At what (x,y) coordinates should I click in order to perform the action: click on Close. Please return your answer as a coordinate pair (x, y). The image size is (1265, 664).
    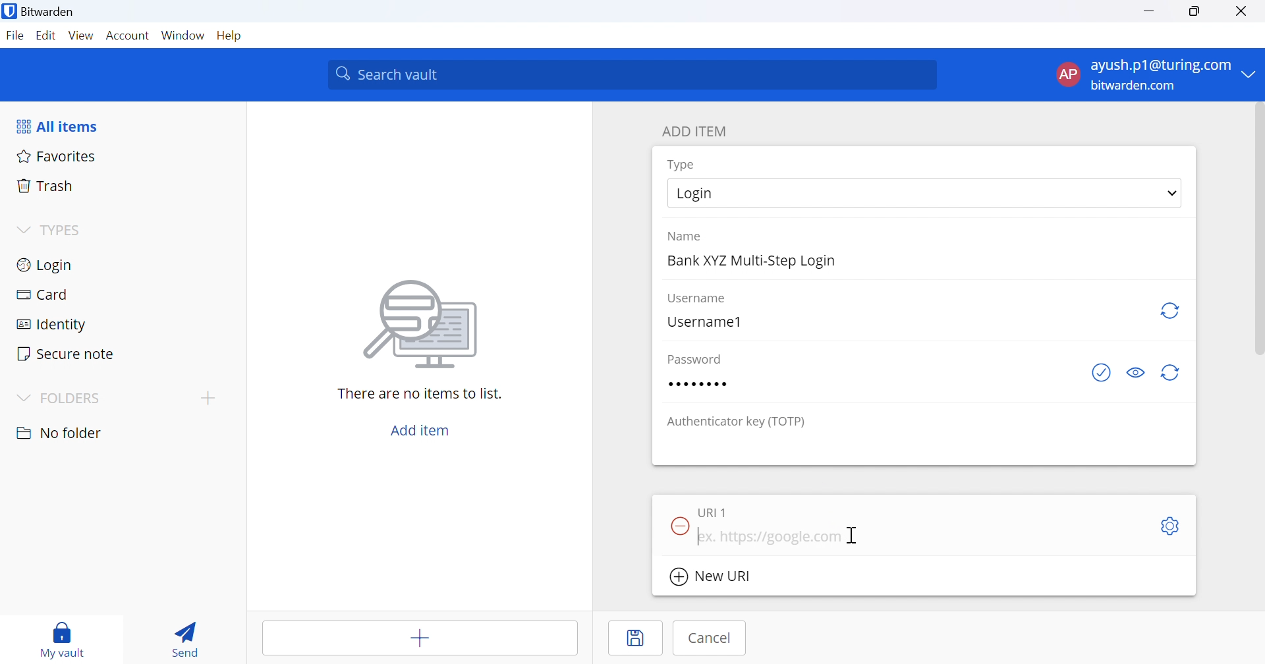
    Looking at the image, I should click on (1243, 13).